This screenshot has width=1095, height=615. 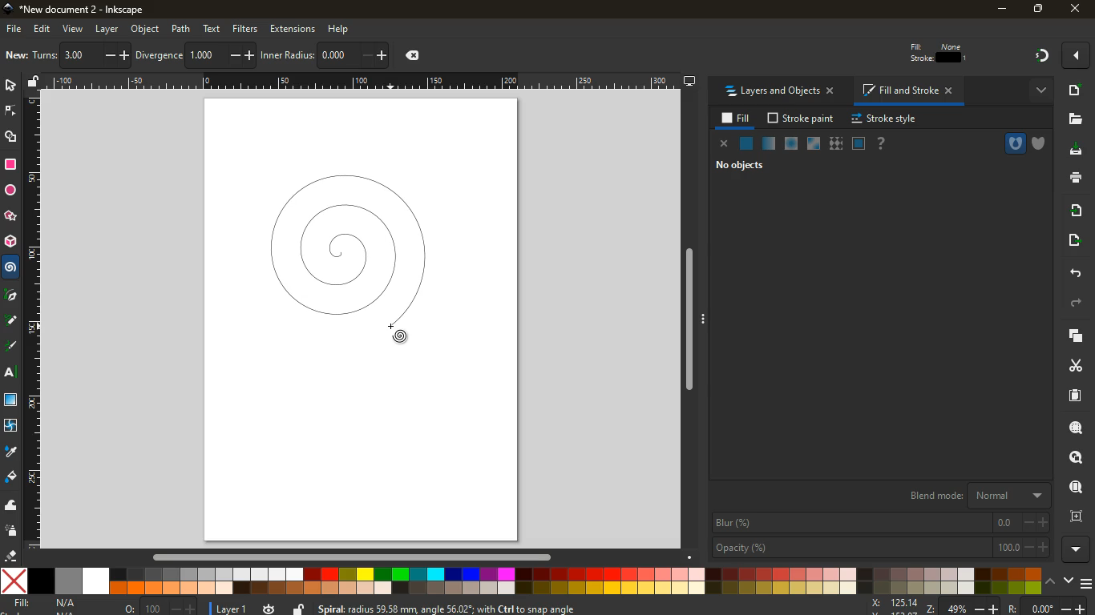 What do you see at coordinates (346, 257) in the screenshot?
I see `spiral` at bounding box center [346, 257].